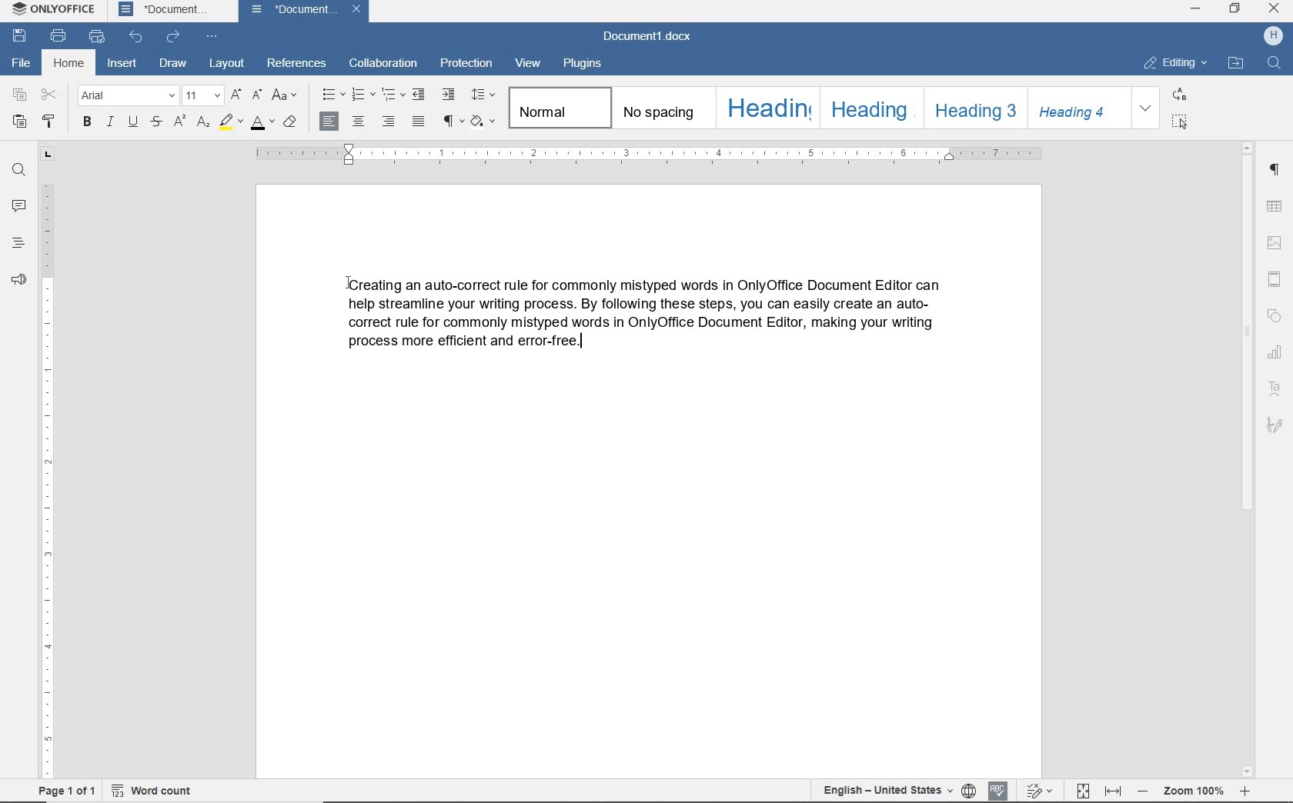 The height and width of the screenshot is (803, 1293). Describe the element at coordinates (653, 37) in the screenshot. I see `document name` at that location.